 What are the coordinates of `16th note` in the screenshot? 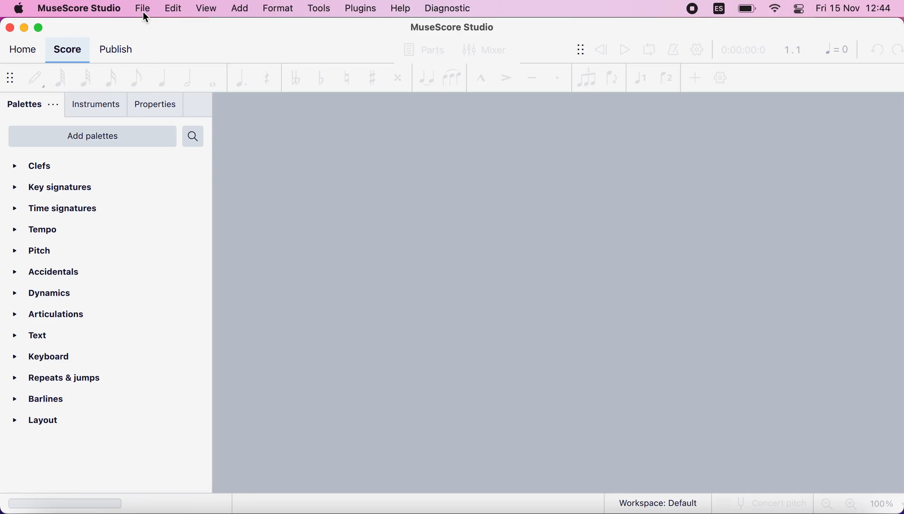 It's located at (109, 77).